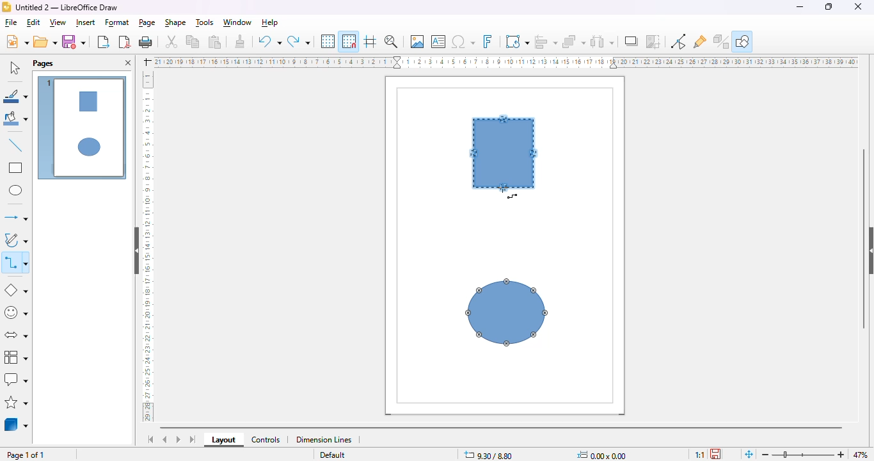 This screenshot has width=874, height=461. I want to click on insert text box, so click(438, 41).